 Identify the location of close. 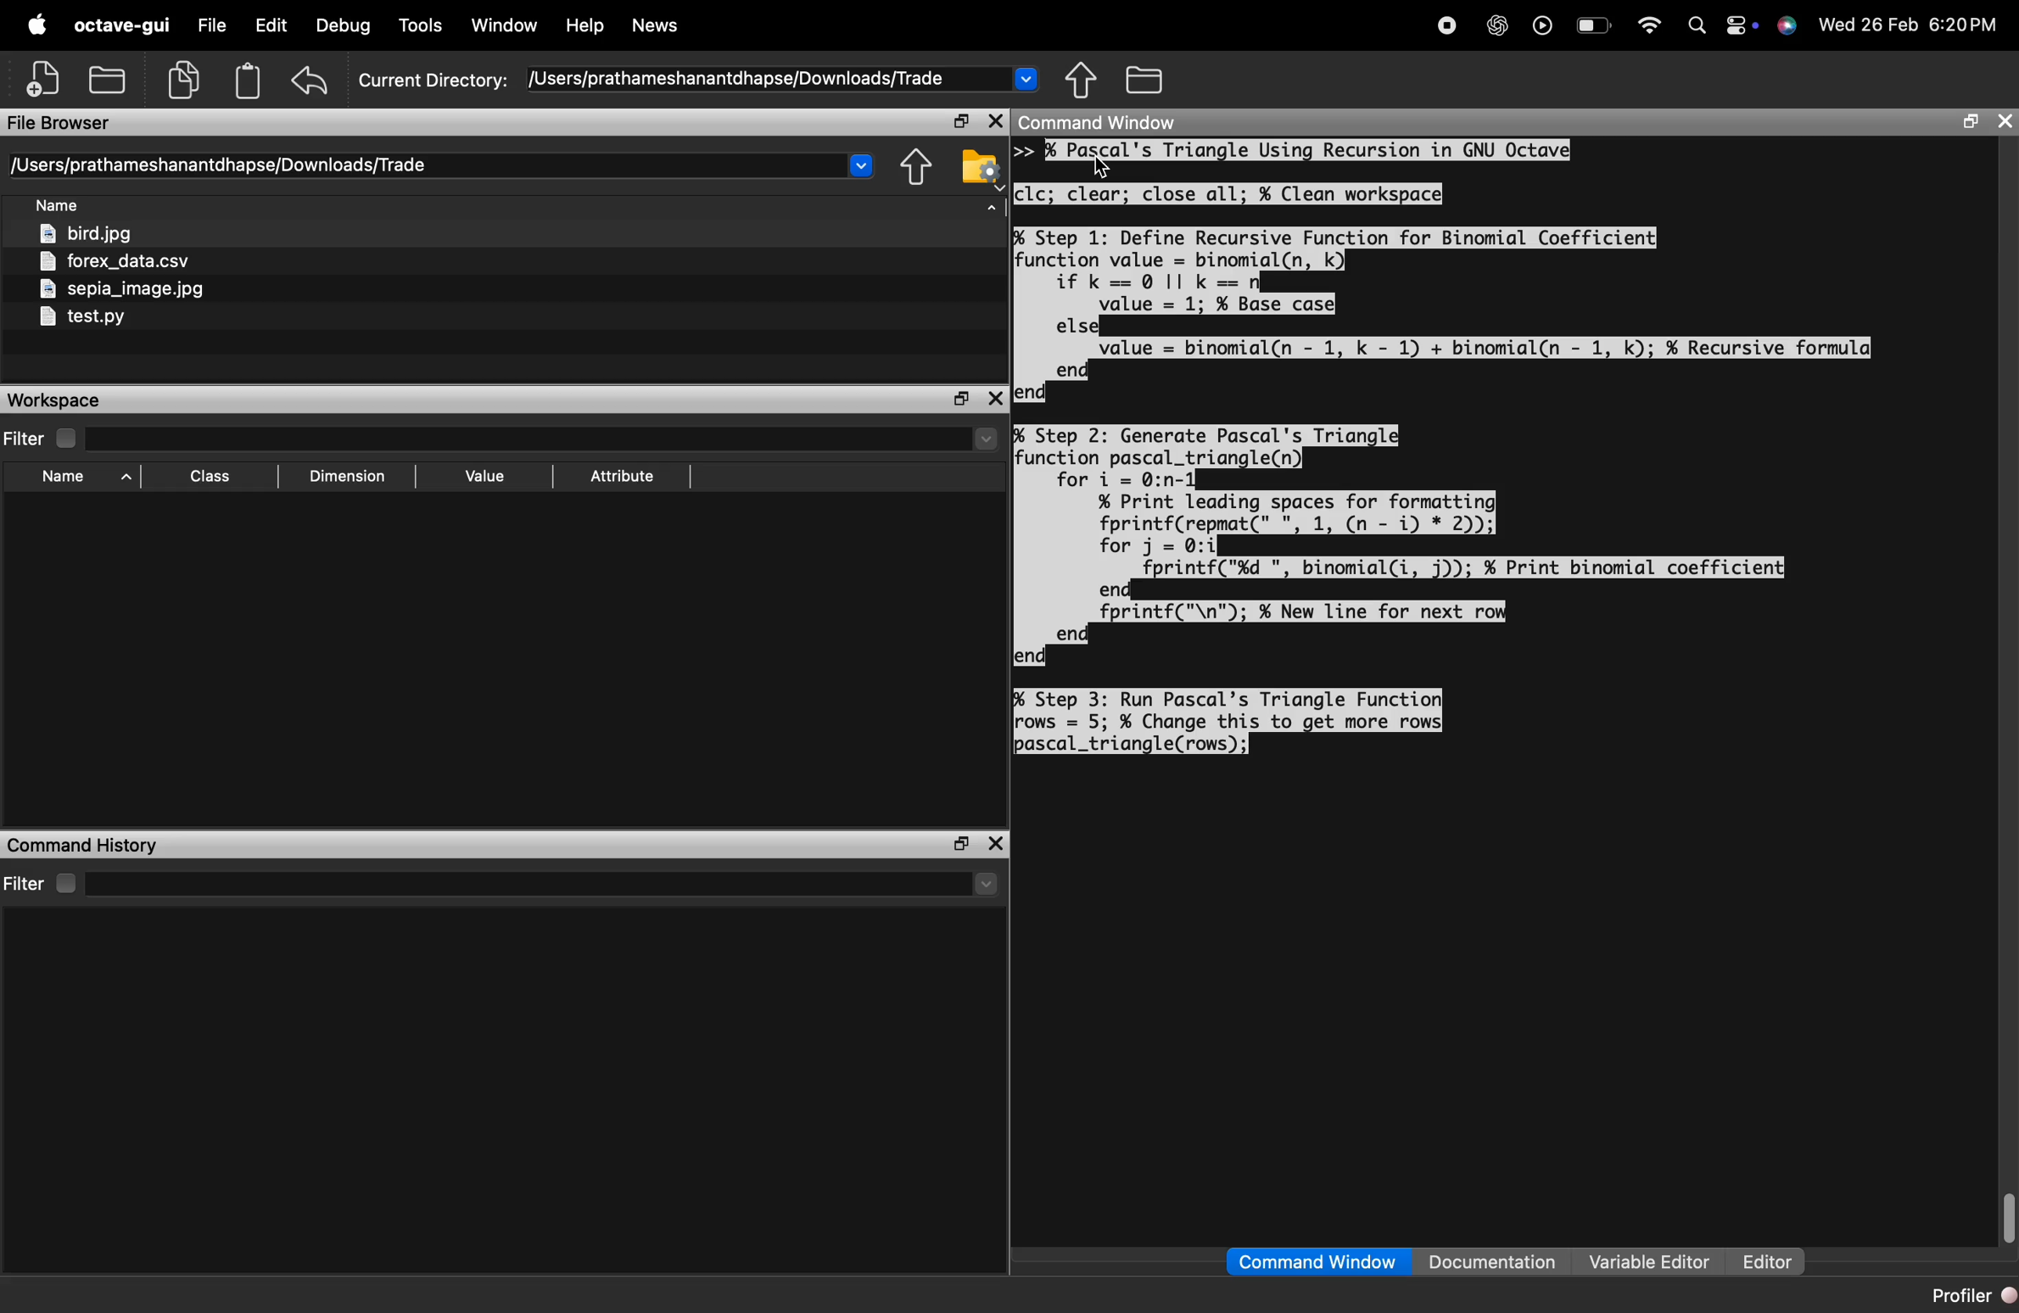
(995, 122).